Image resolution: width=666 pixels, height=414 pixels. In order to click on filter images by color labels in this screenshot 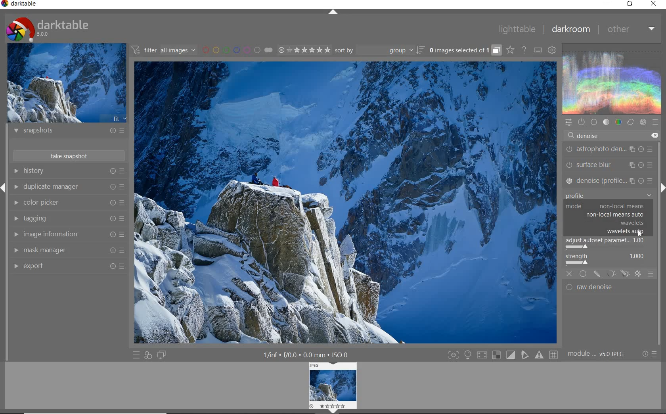, I will do `click(237, 50)`.